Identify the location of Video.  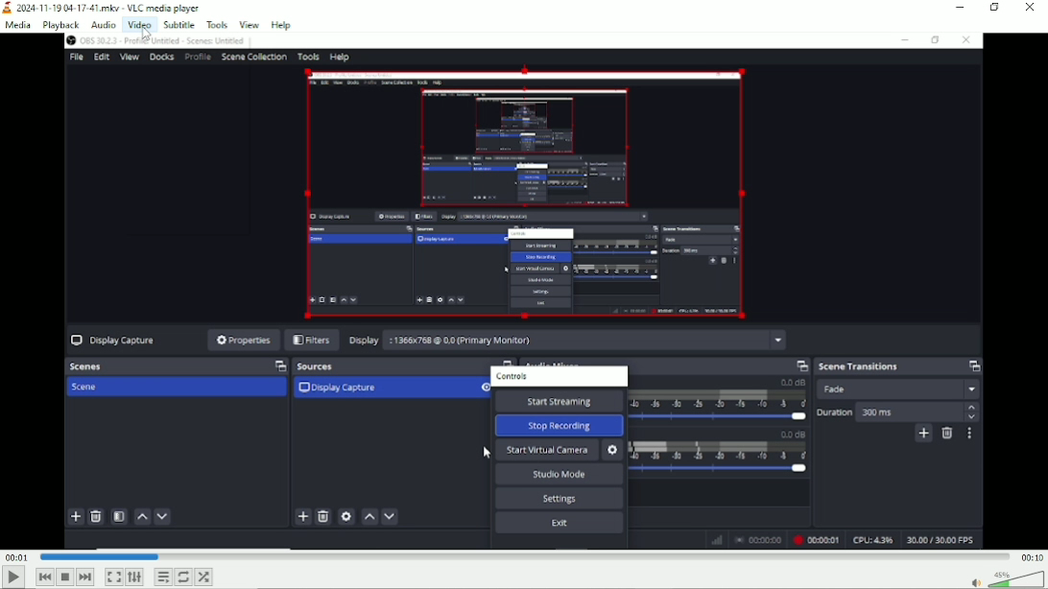
(525, 292).